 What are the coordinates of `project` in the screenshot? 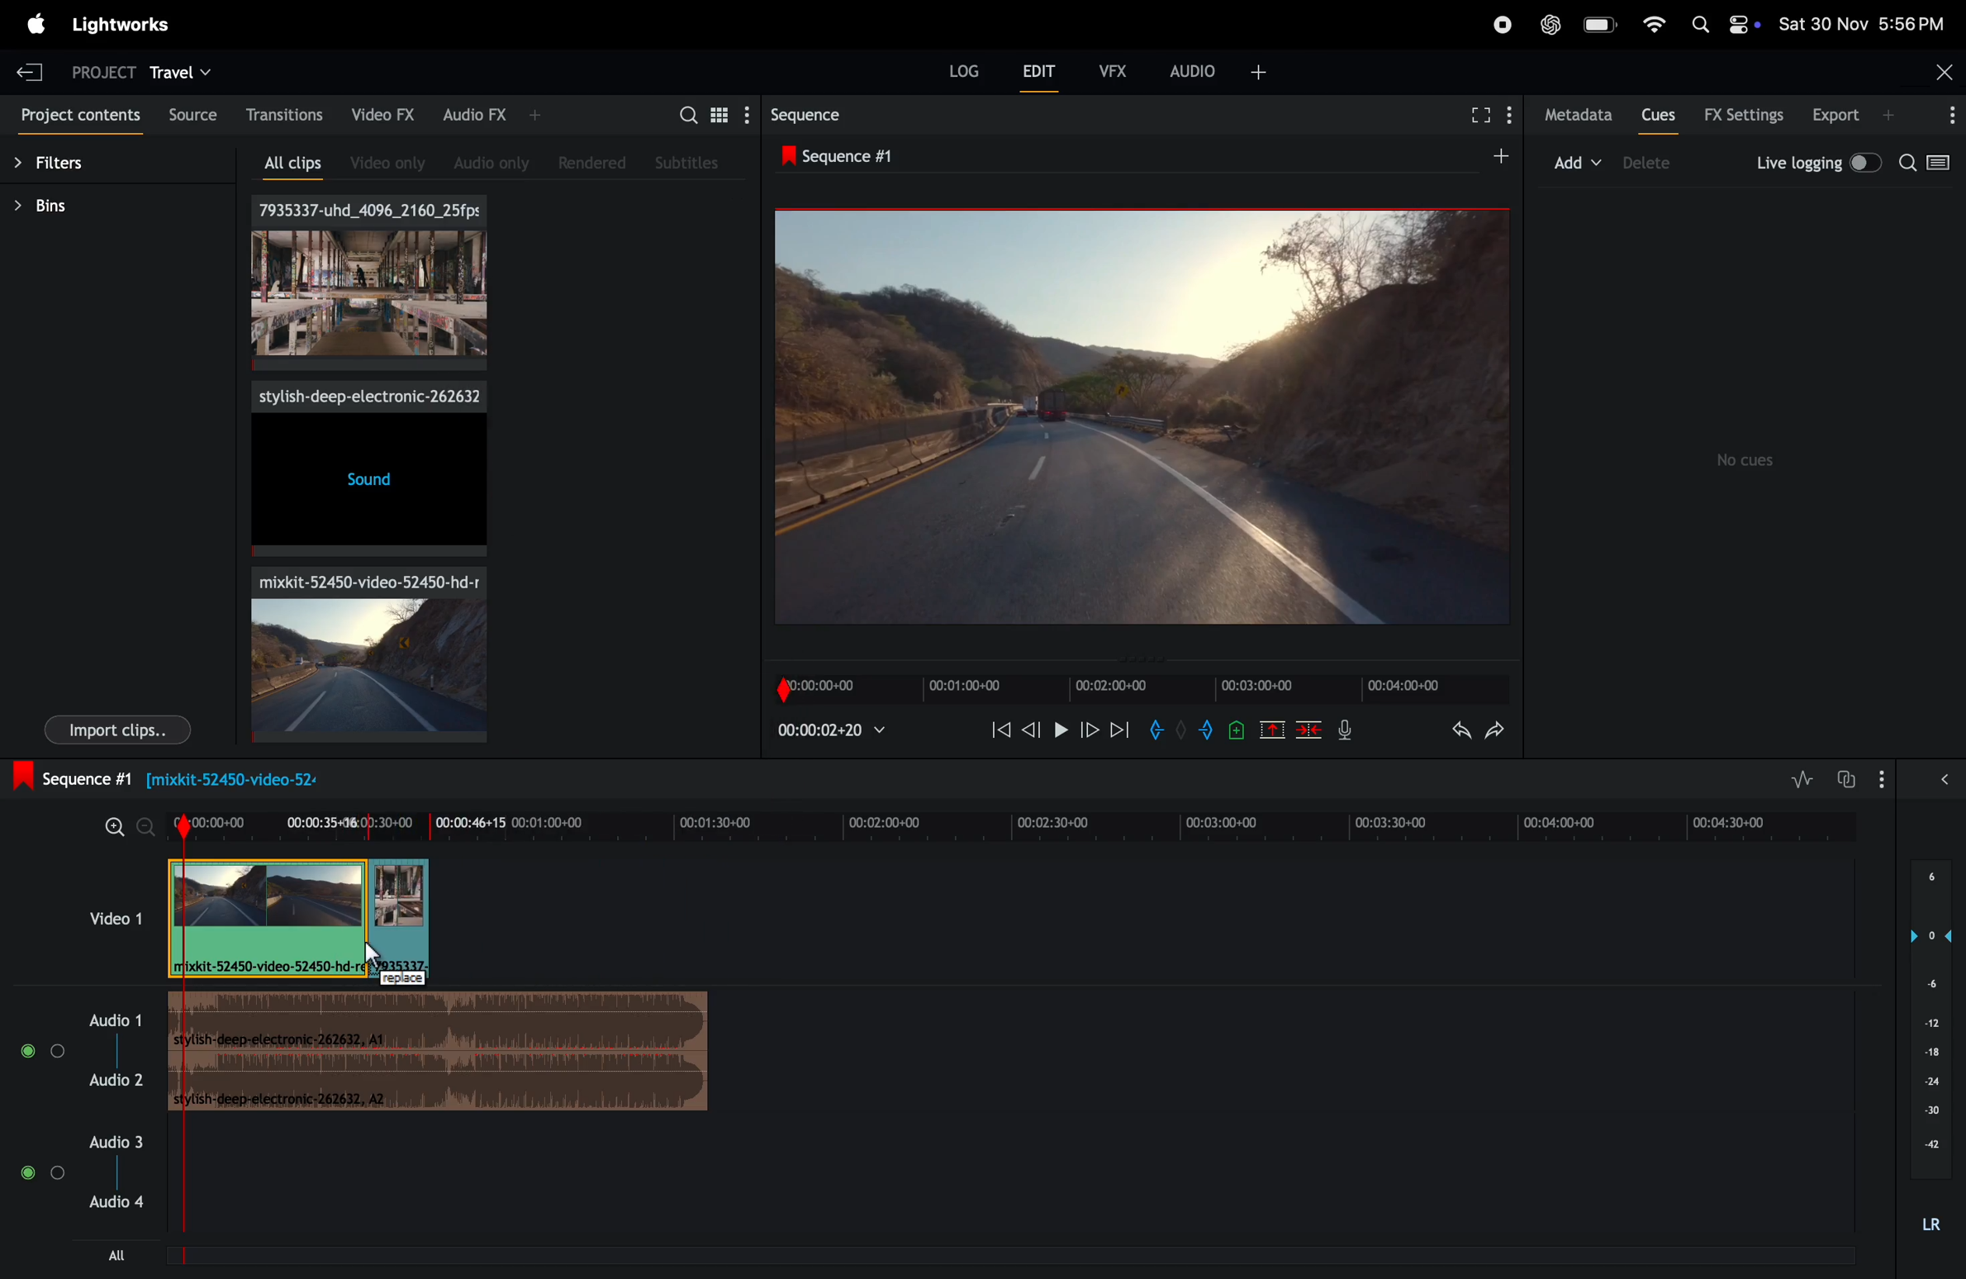 It's located at (95, 69).